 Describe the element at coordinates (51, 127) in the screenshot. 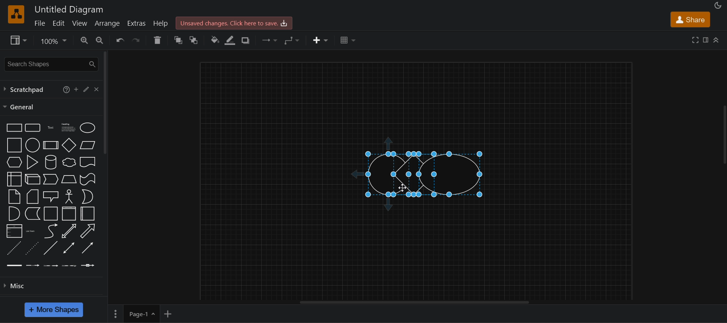

I see `text` at that location.